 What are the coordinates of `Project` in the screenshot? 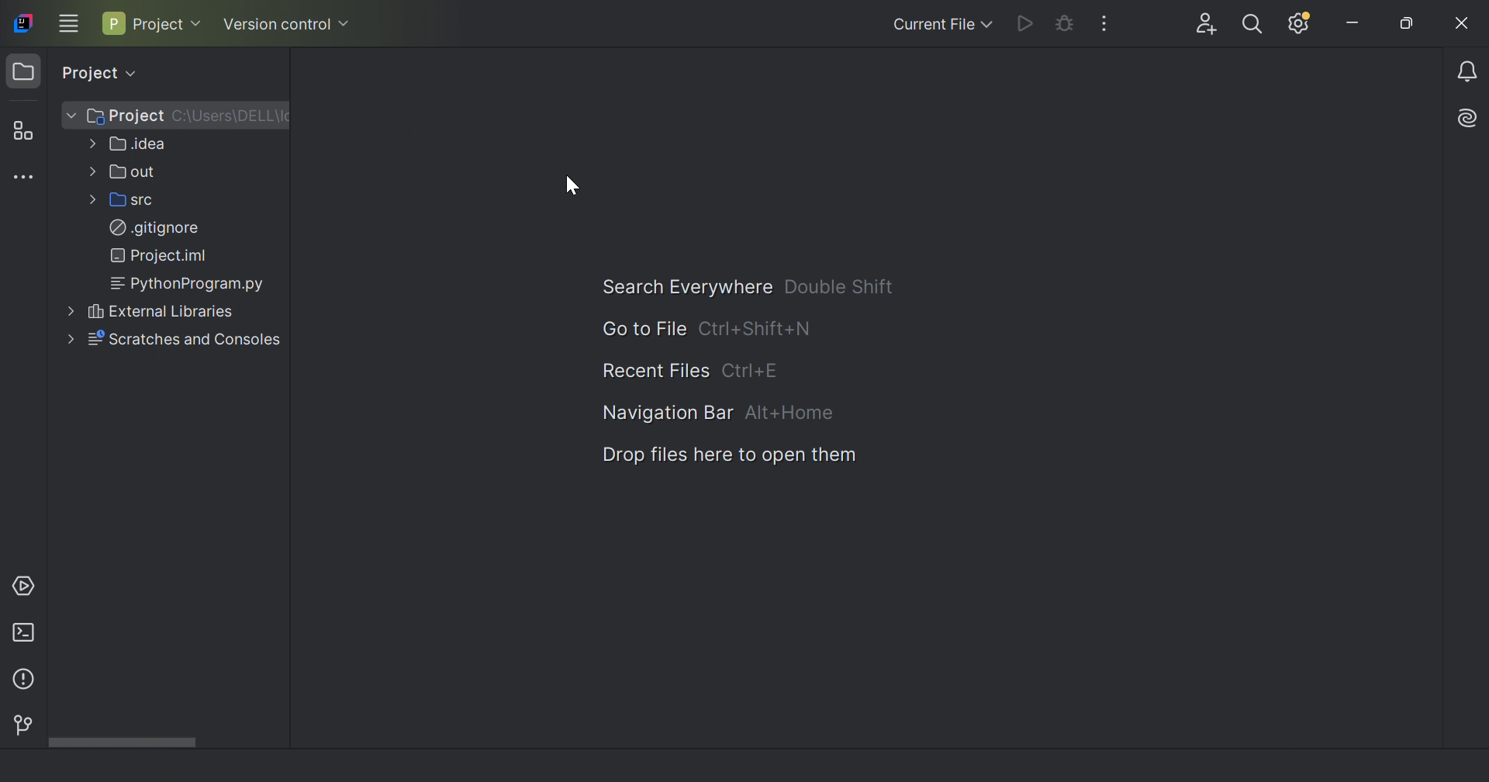 It's located at (115, 116).